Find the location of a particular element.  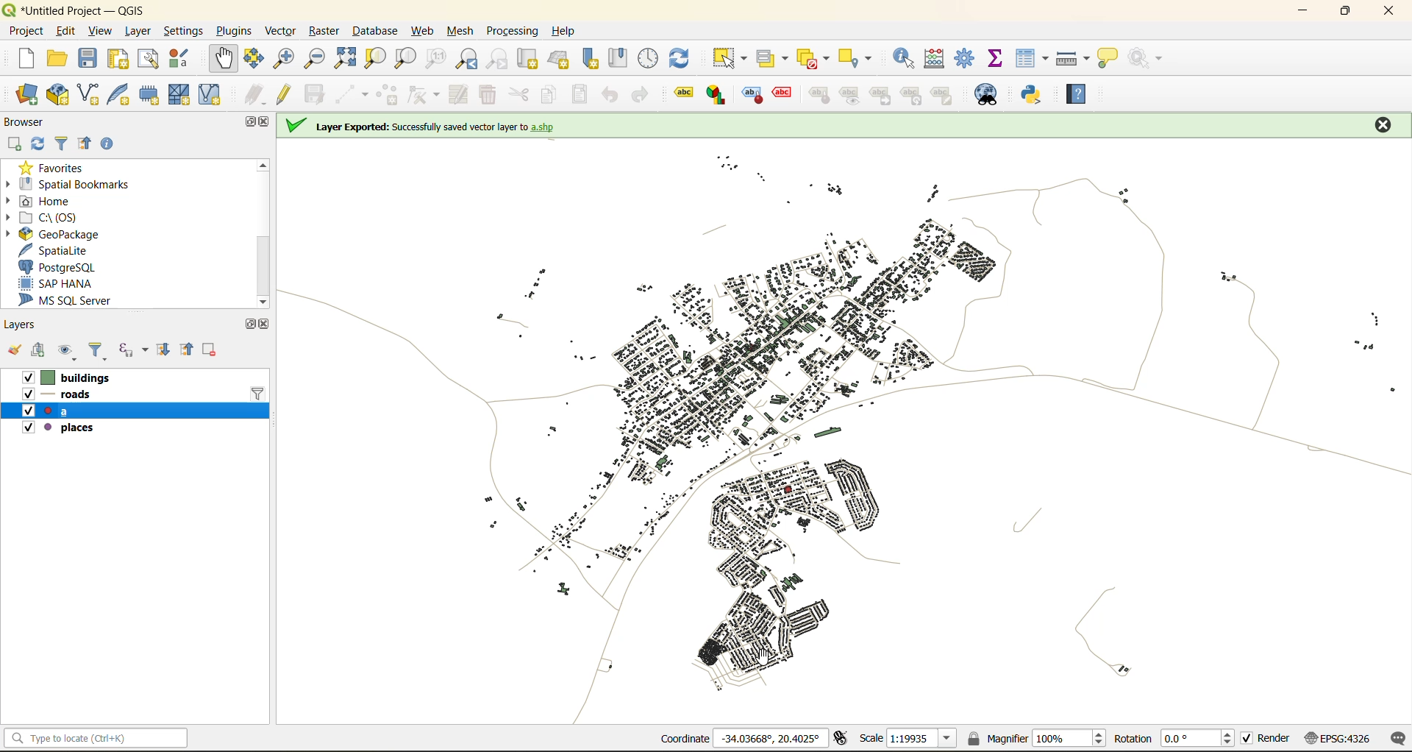

zoom last is located at coordinates (468, 58).